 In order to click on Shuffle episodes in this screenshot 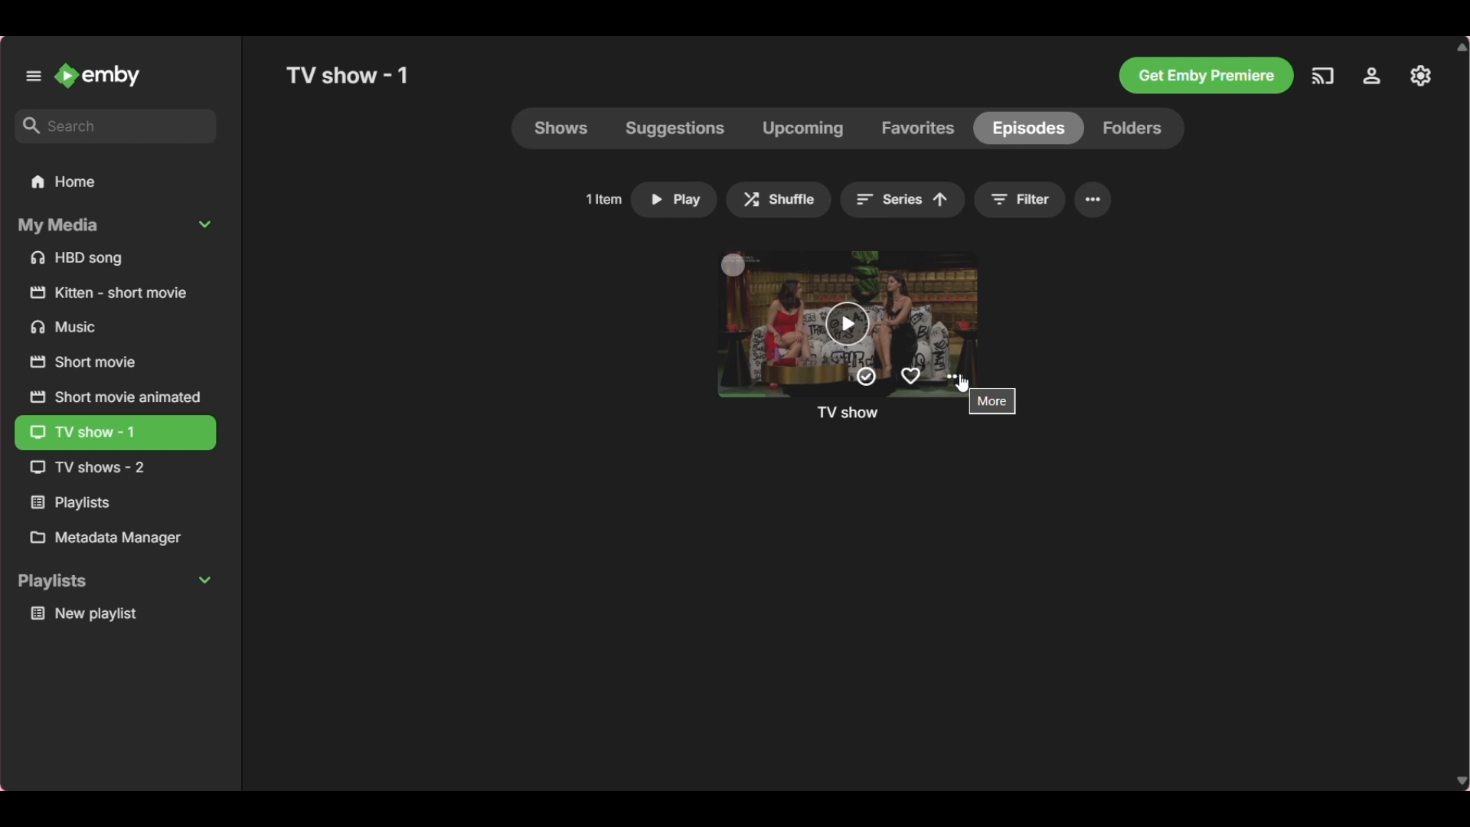, I will do `click(779, 200)`.